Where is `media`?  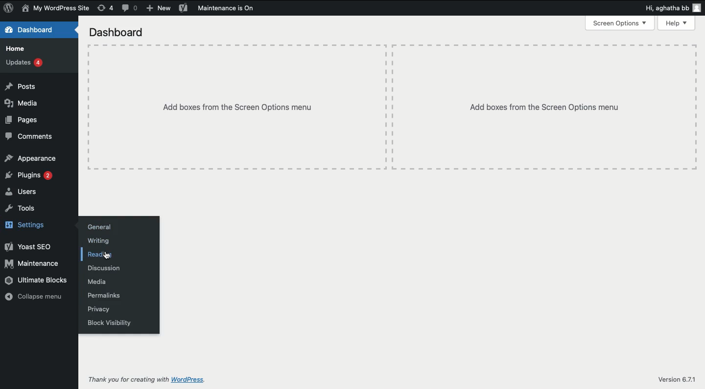 media is located at coordinates (24, 104).